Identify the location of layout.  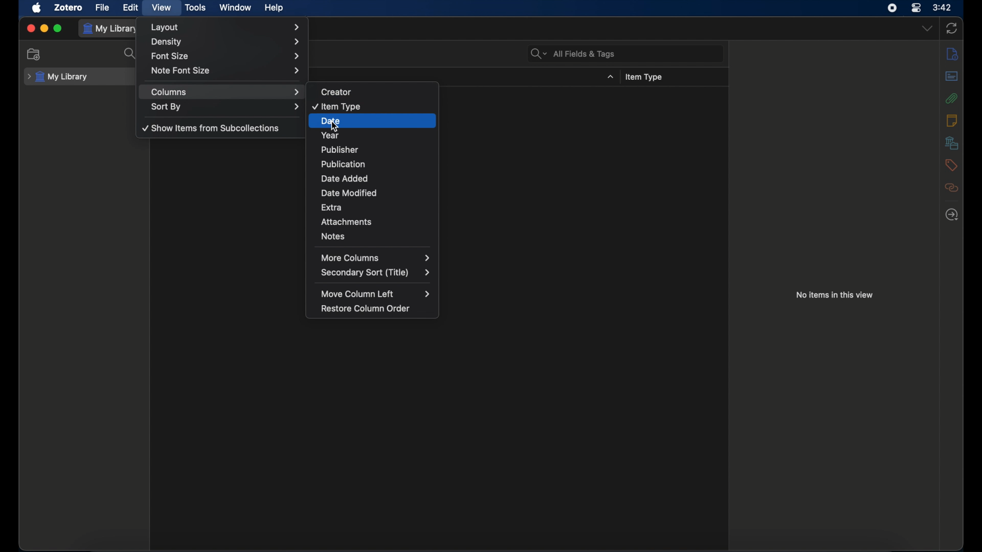
(225, 27).